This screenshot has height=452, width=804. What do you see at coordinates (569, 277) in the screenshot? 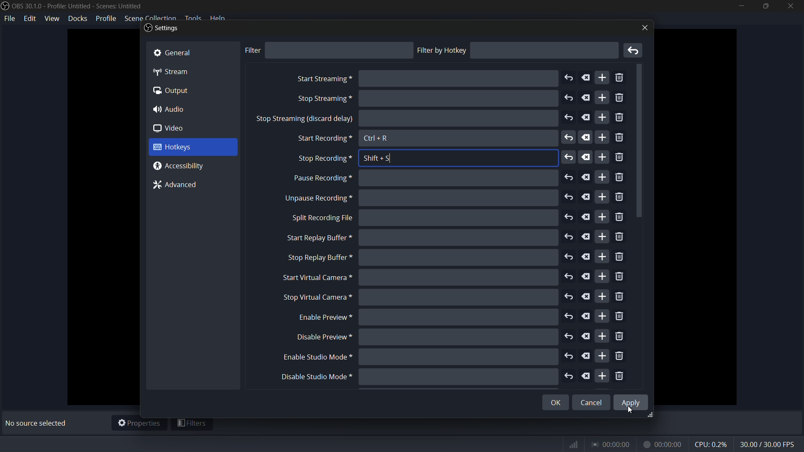
I see `undo` at bounding box center [569, 277].